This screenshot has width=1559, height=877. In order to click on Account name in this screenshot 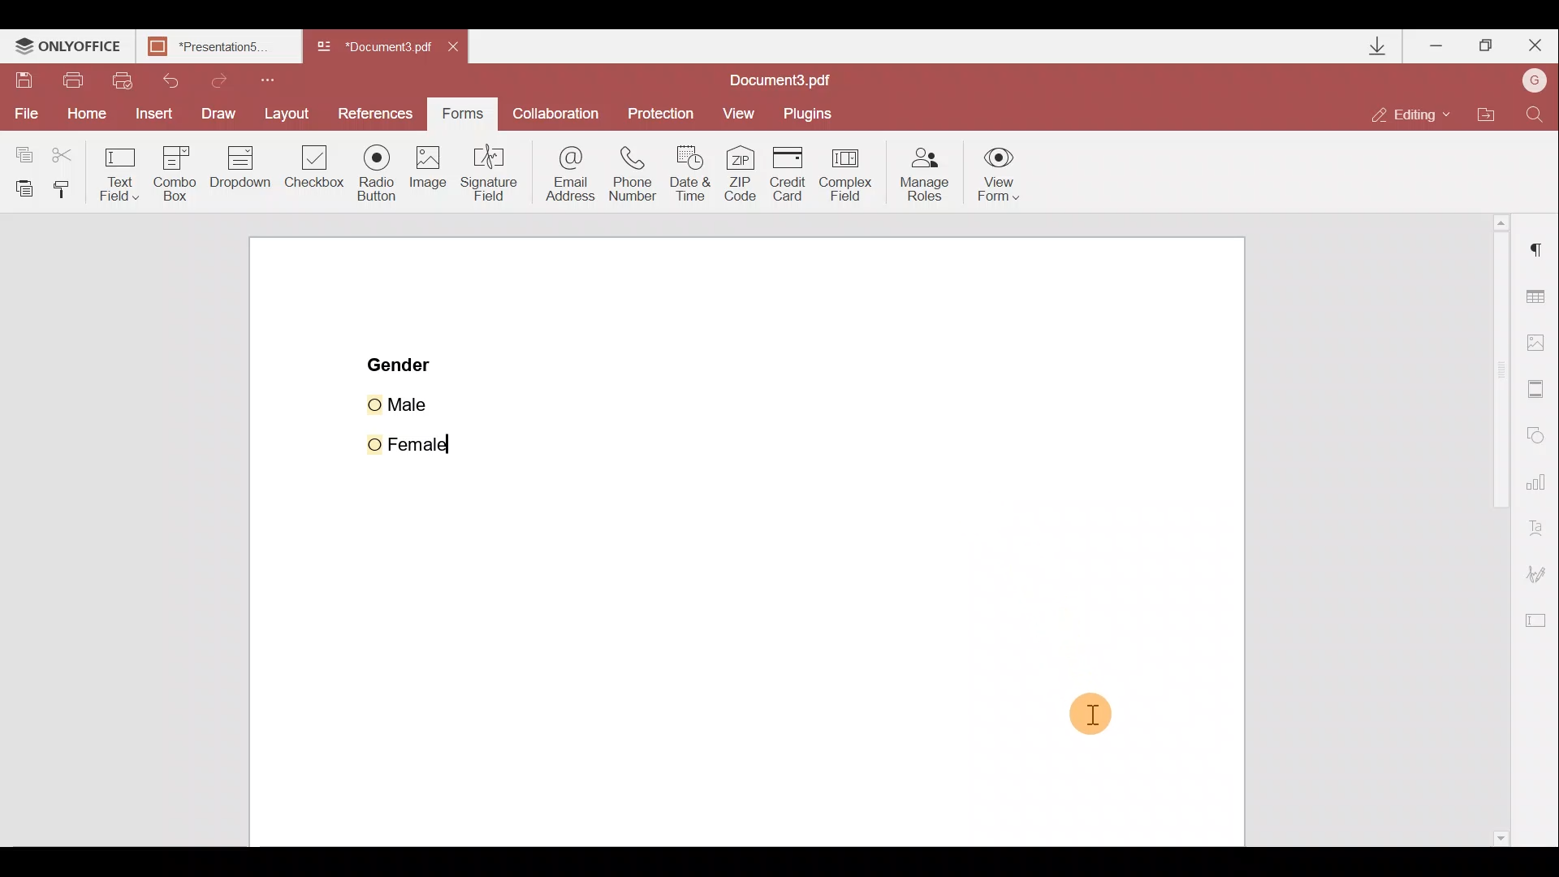, I will do `click(1535, 80)`.